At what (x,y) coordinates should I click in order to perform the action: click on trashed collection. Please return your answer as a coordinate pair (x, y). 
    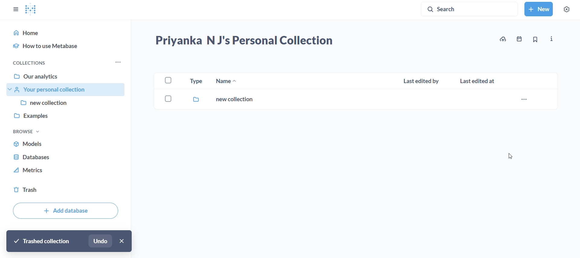
    Looking at the image, I should click on (40, 241).